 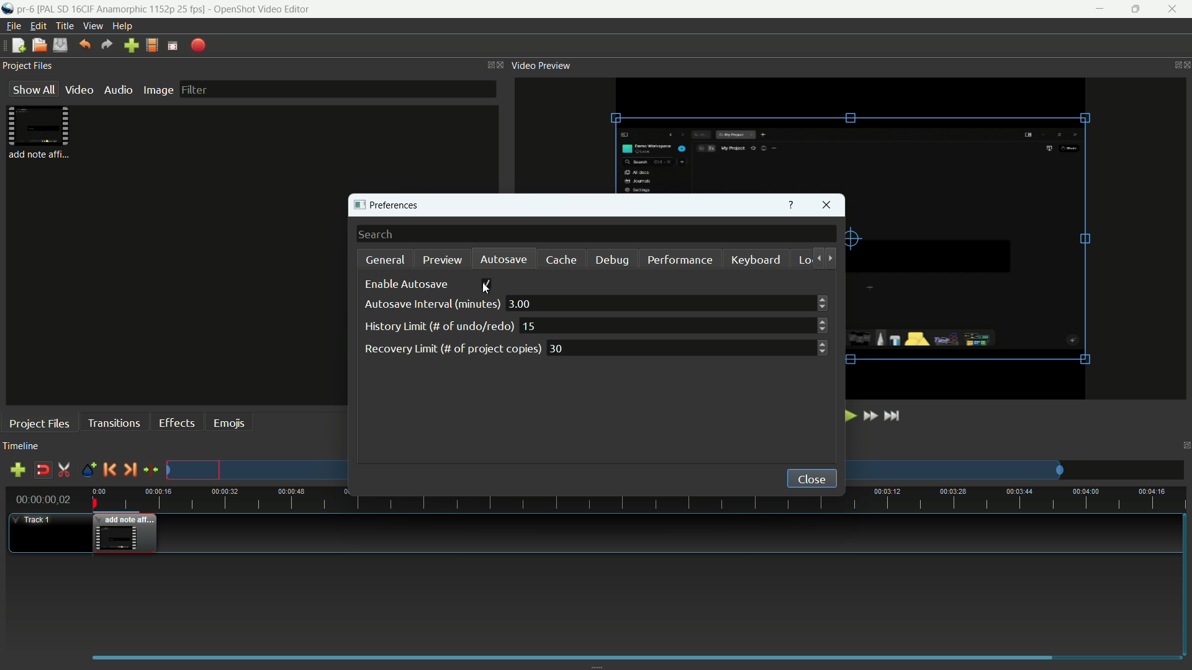 What do you see at coordinates (755, 259) in the screenshot?
I see `keyboard` at bounding box center [755, 259].